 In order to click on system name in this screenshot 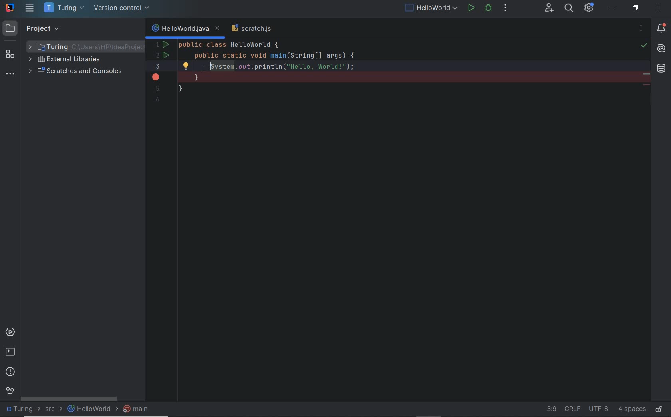, I will do `click(10, 8)`.